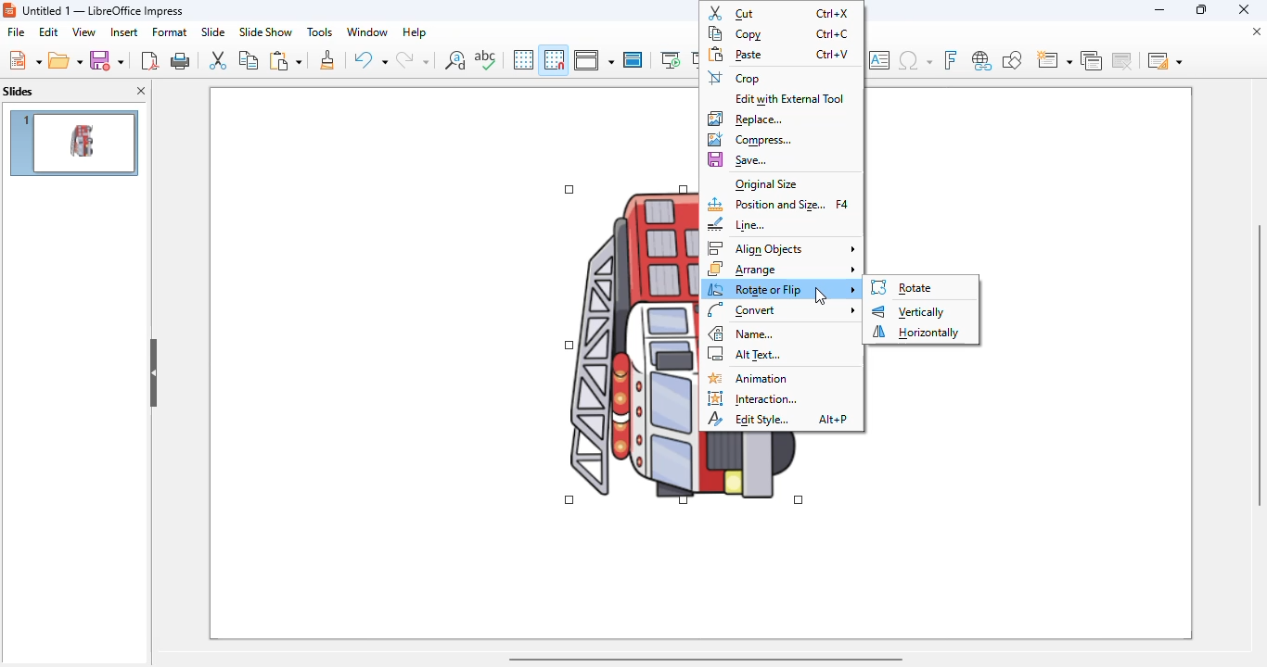 This screenshot has height=667, width=1267. What do you see at coordinates (783, 248) in the screenshot?
I see `align objects` at bounding box center [783, 248].